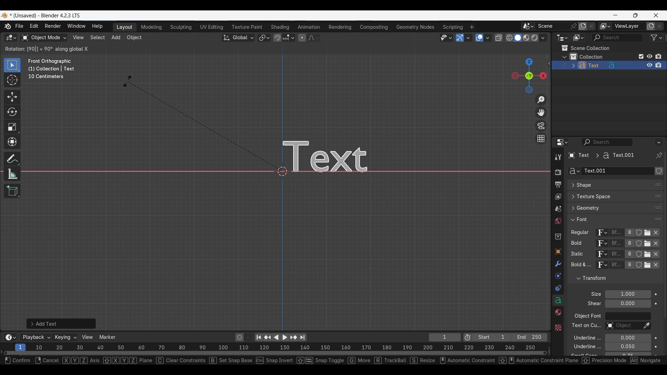  What do you see at coordinates (557, 313) in the screenshot?
I see `Material` at bounding box center [557, 313].